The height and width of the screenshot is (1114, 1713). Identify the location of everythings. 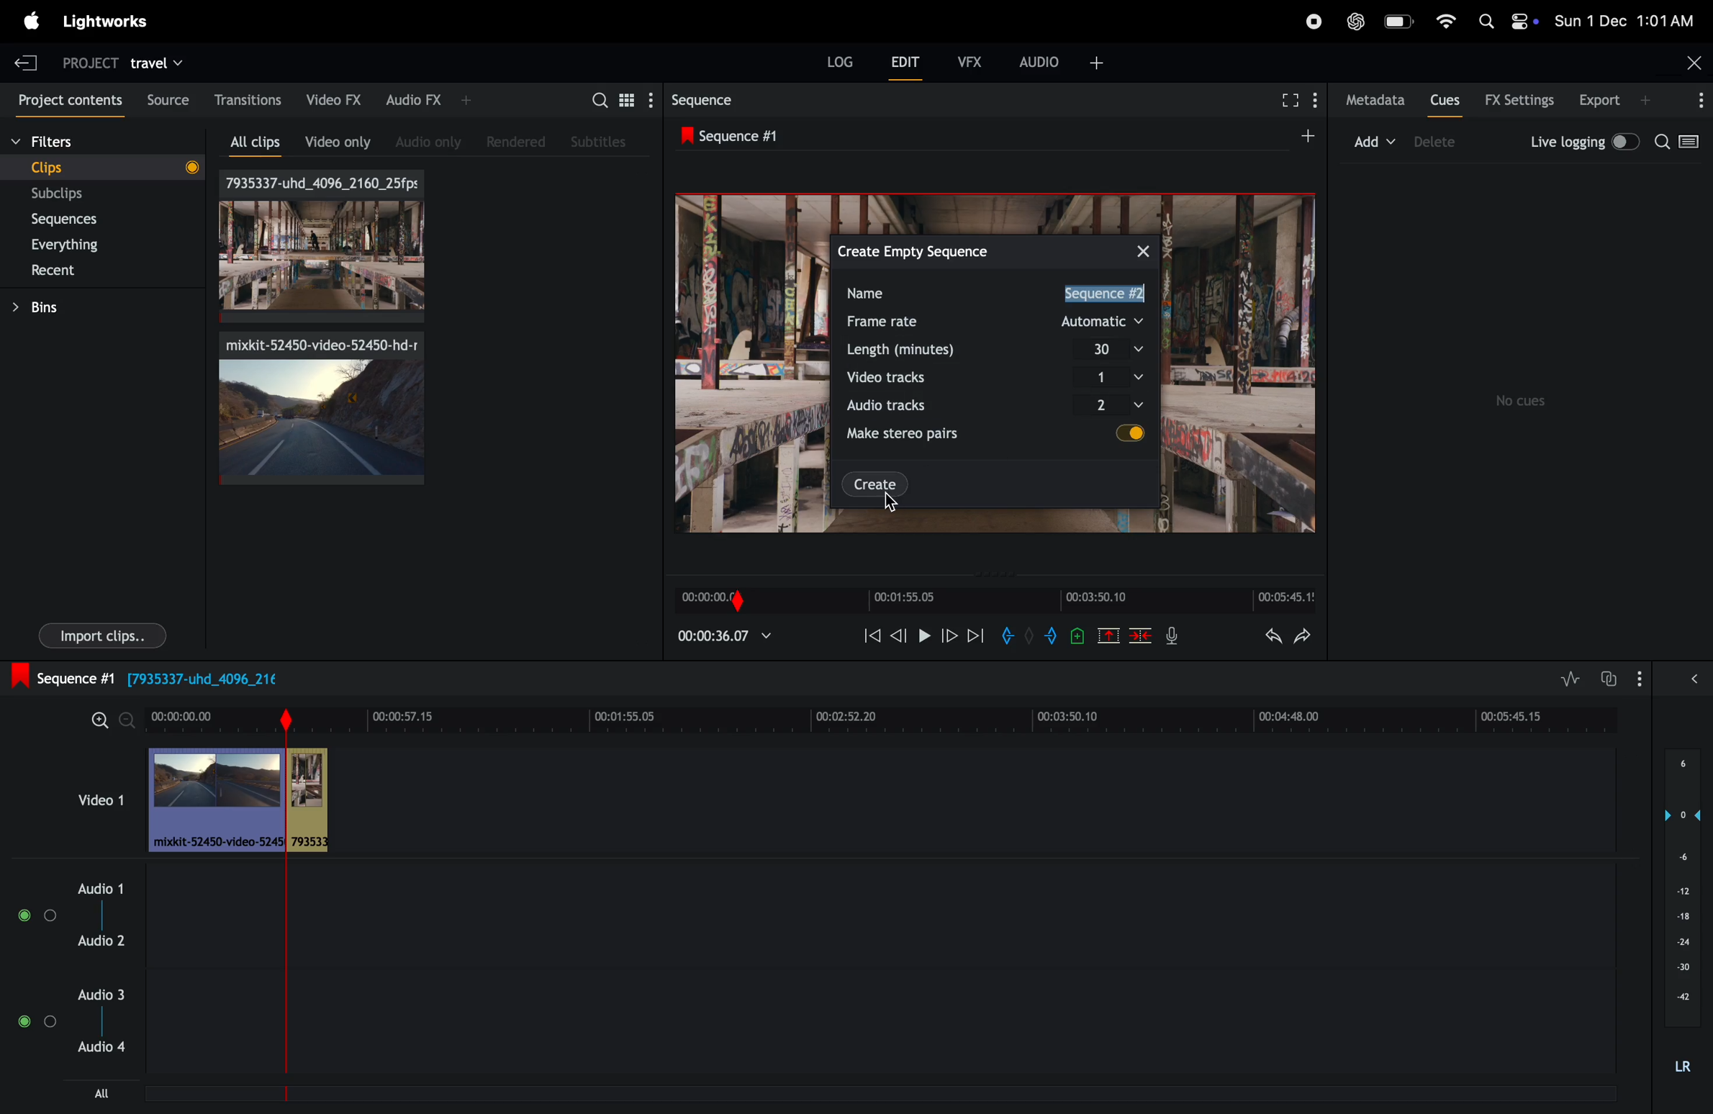
(90, 245).